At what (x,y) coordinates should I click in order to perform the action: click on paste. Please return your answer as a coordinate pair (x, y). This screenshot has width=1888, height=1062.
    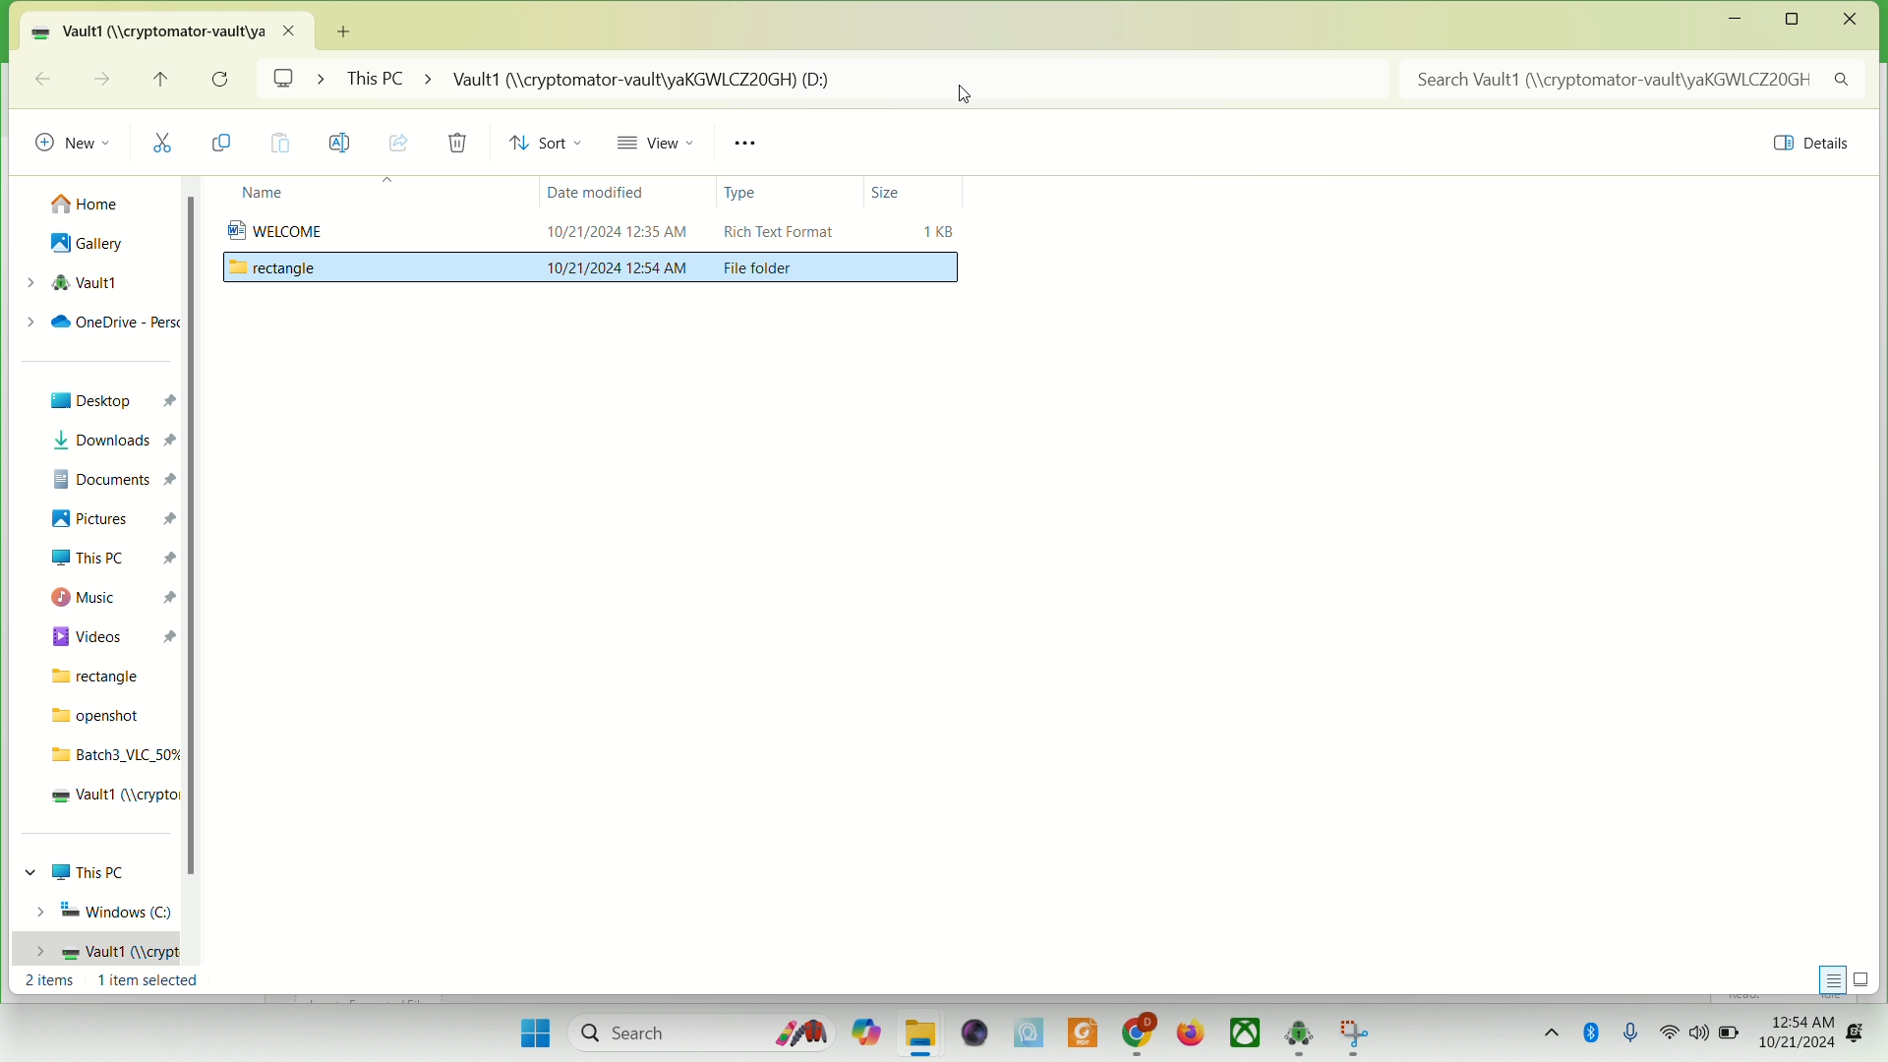
    Looking at the image, I should click on (281, 144).